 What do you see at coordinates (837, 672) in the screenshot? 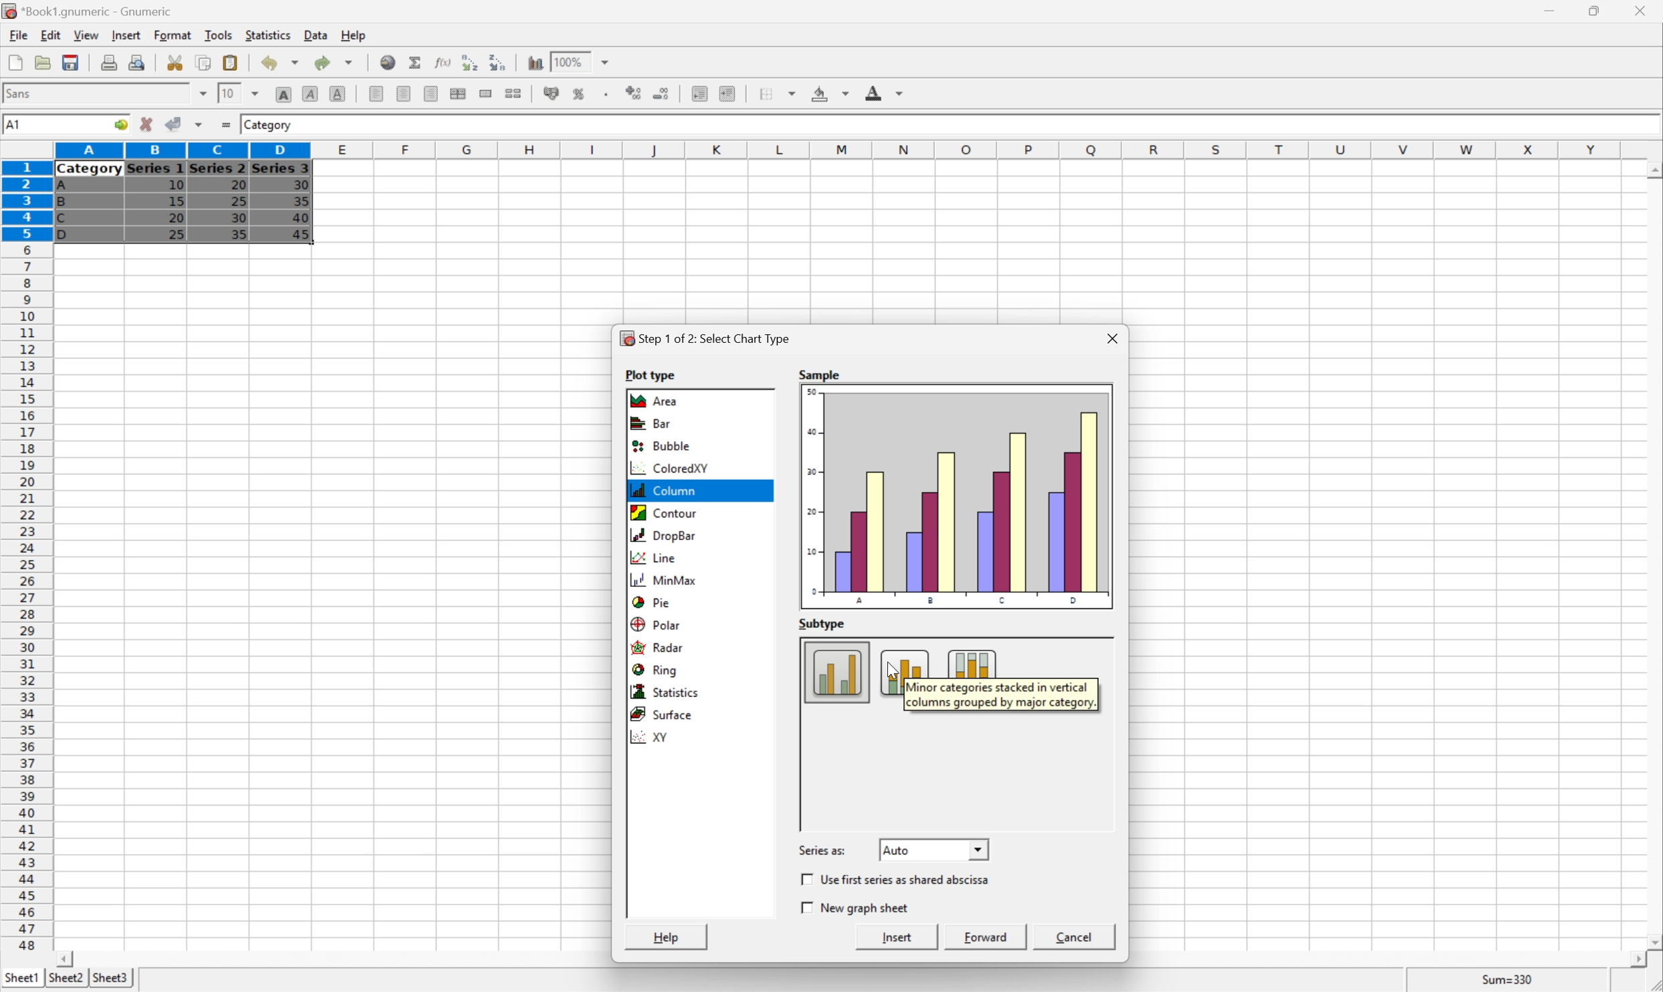
I see `Column subtype` at bounding box center [837, 672].